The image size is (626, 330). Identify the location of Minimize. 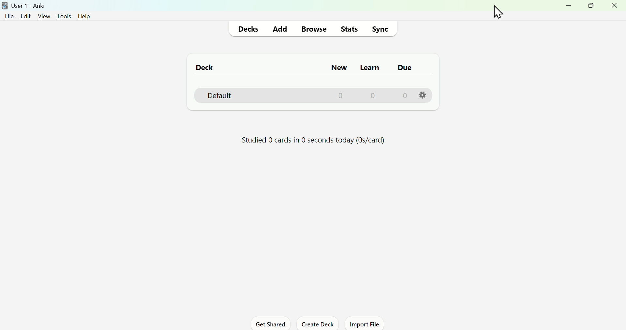
(572, 9).